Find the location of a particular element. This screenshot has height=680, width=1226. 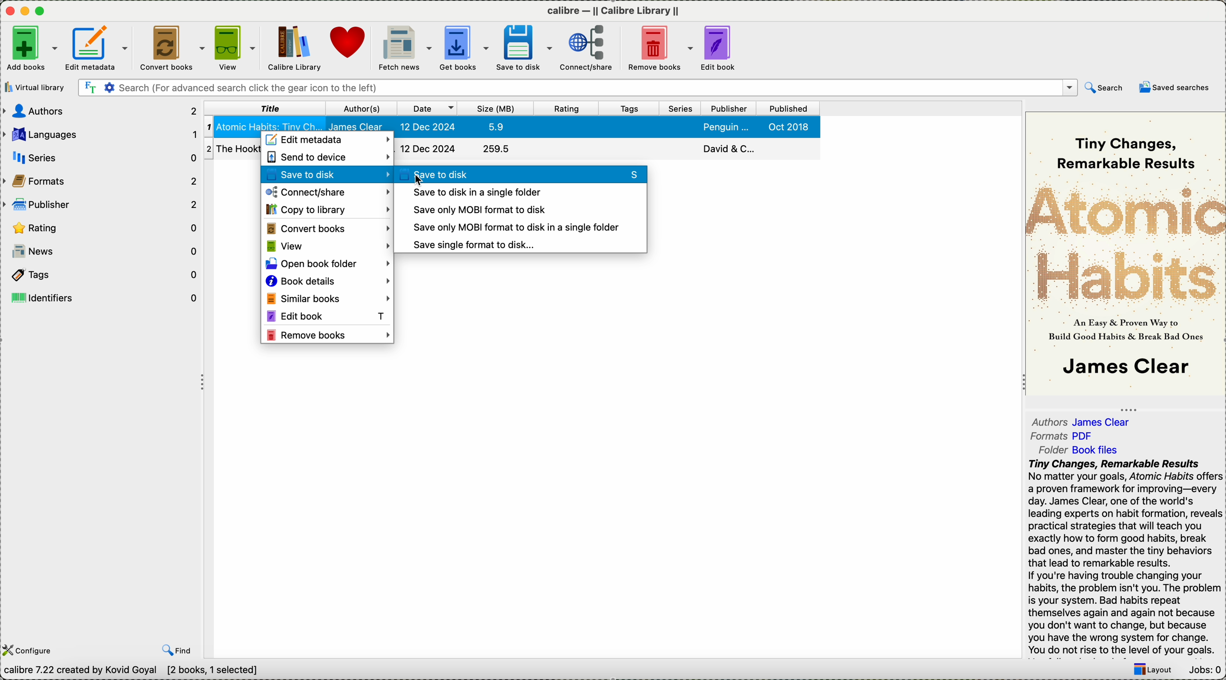

calibre 7.22 created by Kavid Goyal [2 books , 1 selected] is located at coordinates (138, 671).